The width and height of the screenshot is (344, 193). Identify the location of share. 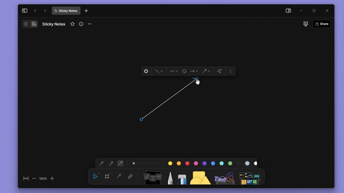
(323, 24).